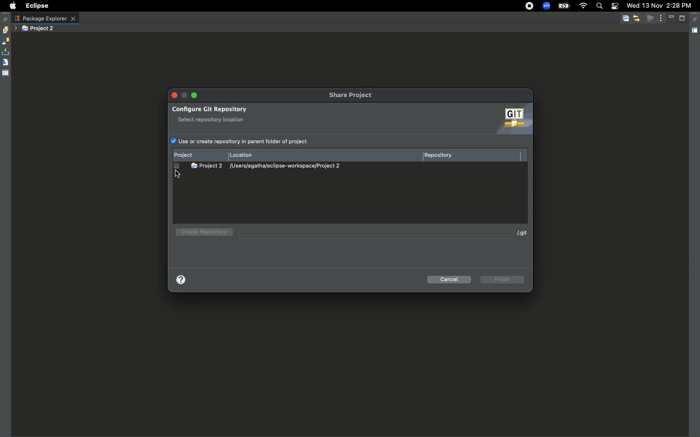 The image size is (700, 437). Describe the element at coordinates (5, 30) in the screenshot. I see `History` at that location.